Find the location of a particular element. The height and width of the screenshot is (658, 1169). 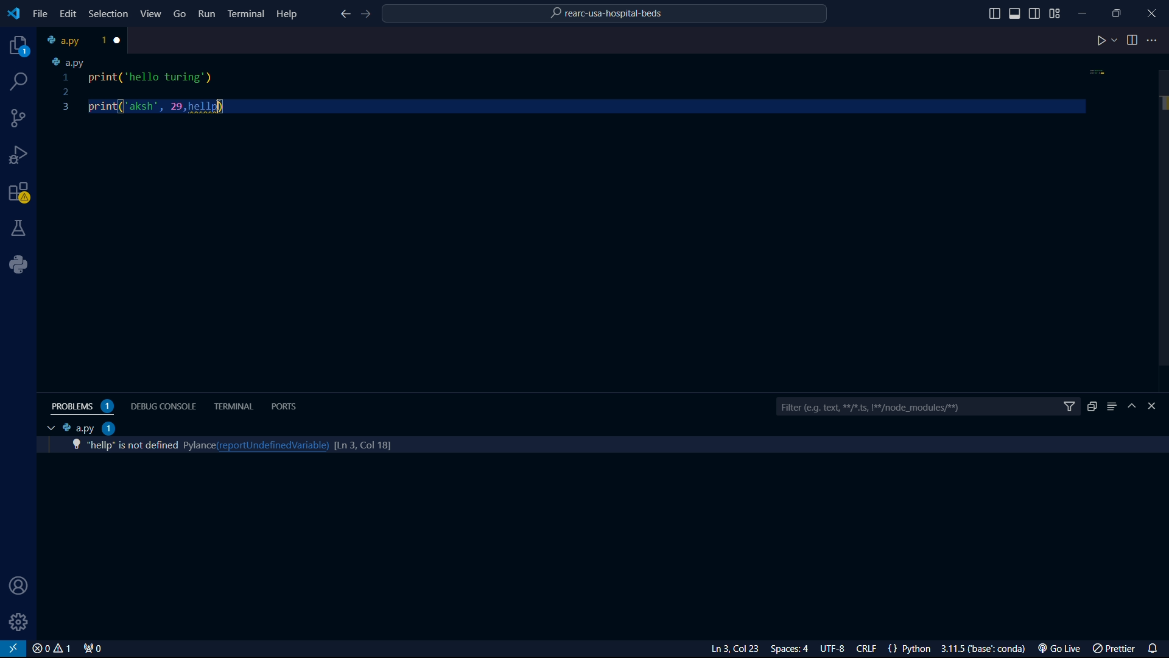

search is located at coordinates (20, 82).